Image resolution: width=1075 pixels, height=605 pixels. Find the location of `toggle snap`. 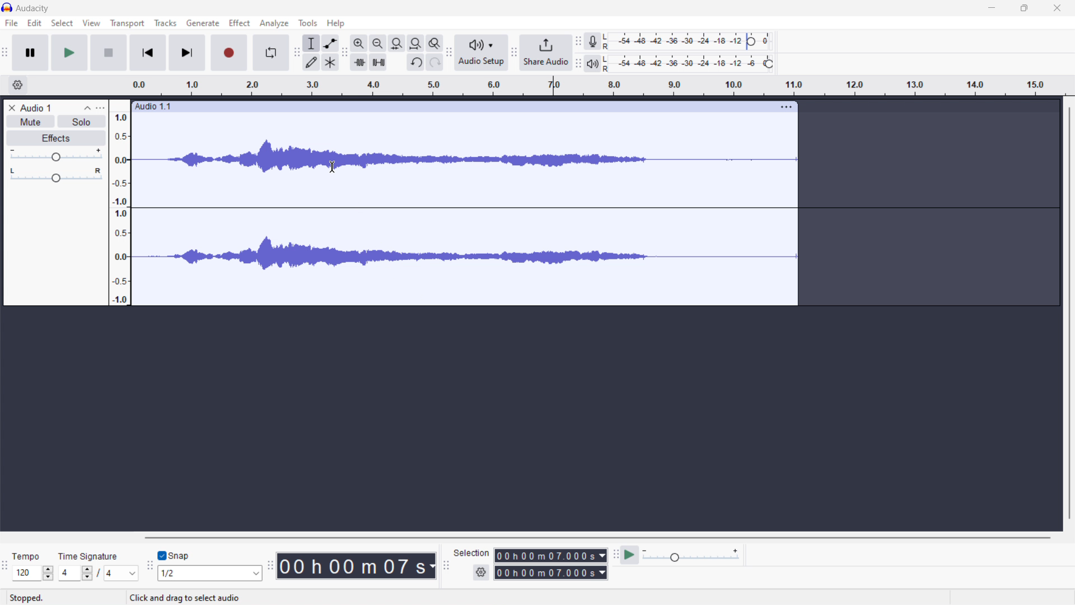

toggle snap is located at coordinates (175, 556).